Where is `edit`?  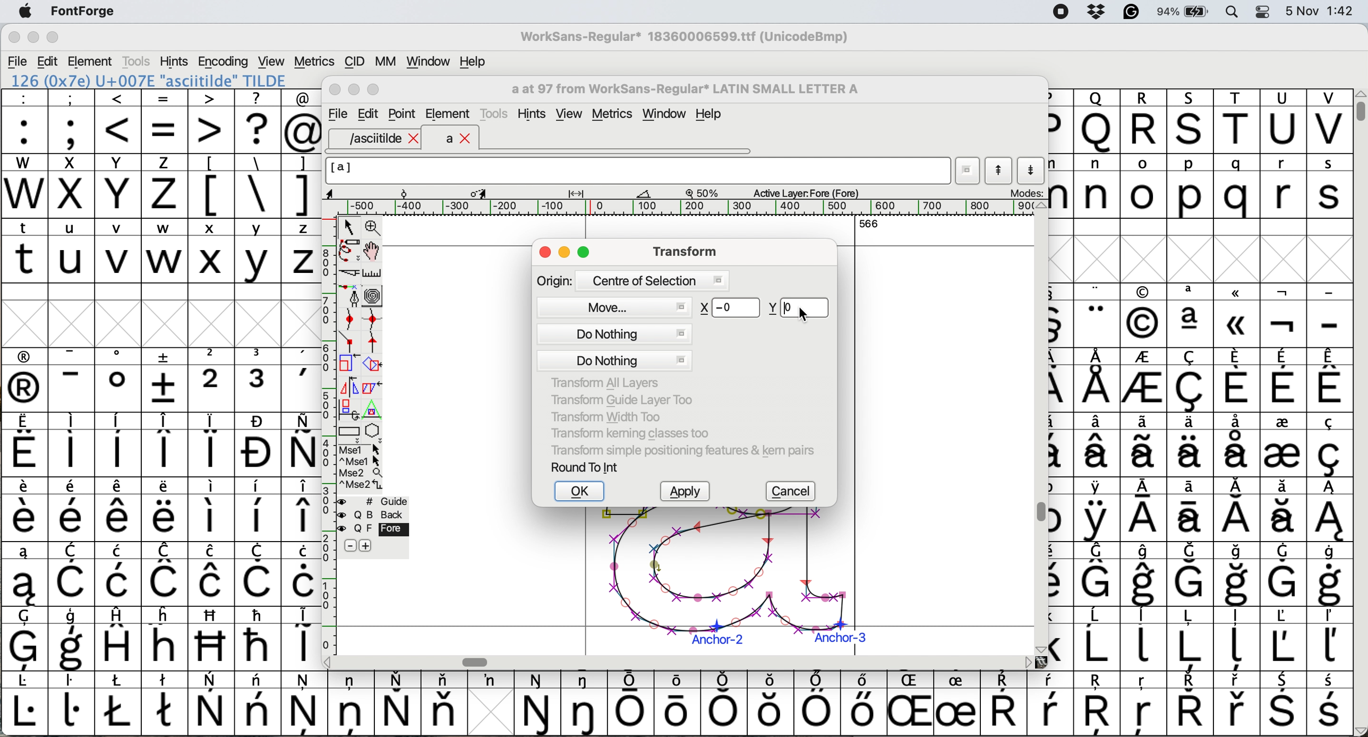 edit is located at coordinates (49, 62).